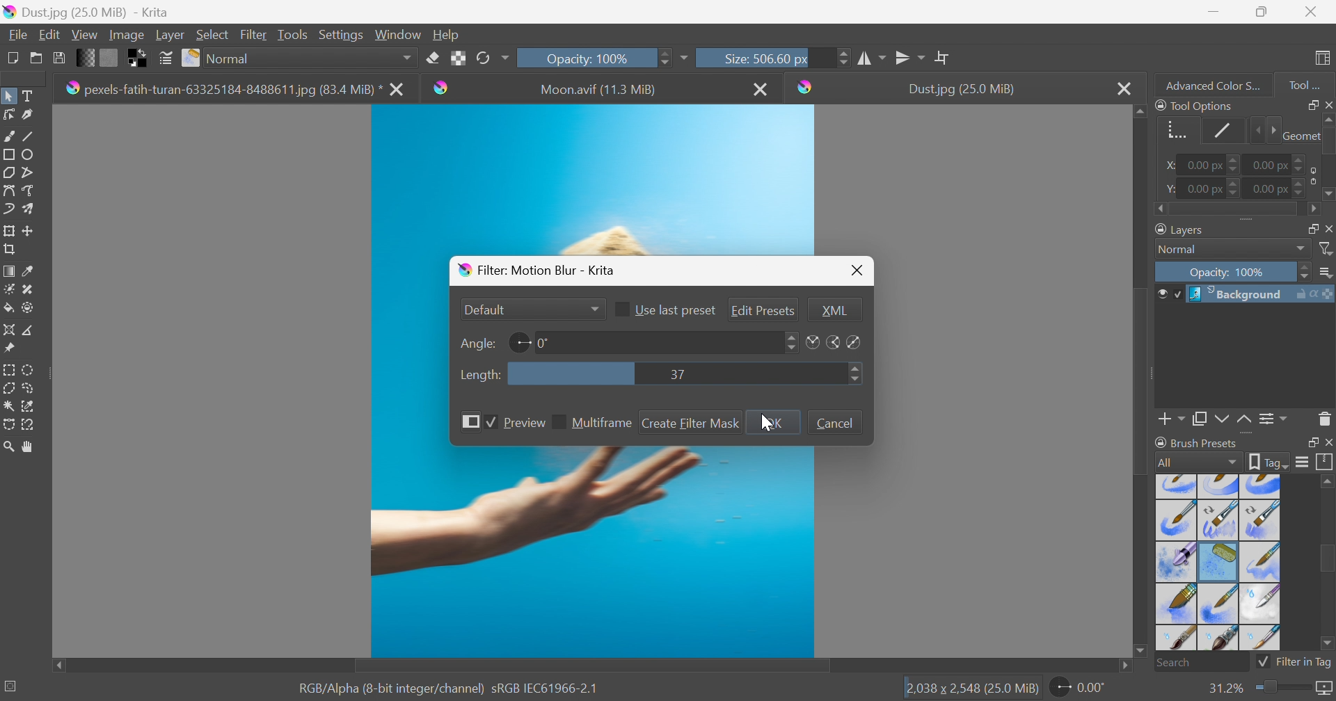  Describe the element at coordinates (1173, 128) in the screenshot. I see `Geometry` at that location.